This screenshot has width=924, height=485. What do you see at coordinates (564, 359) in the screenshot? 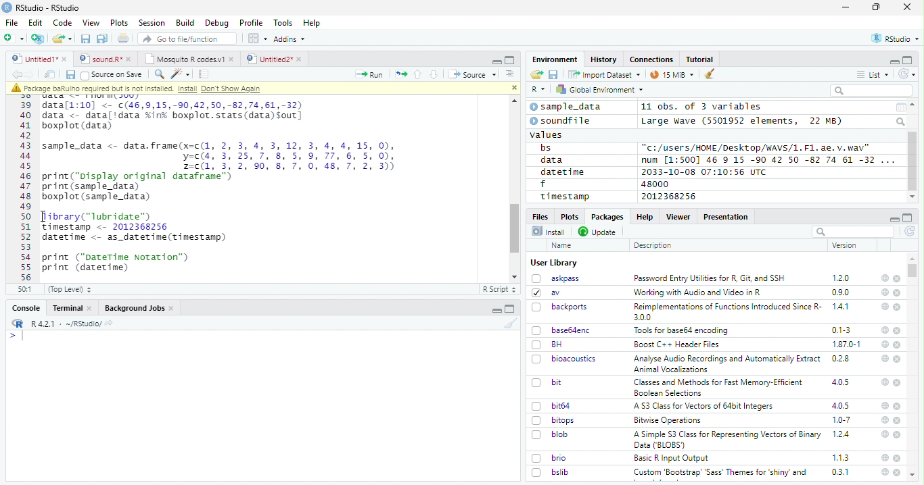
I see `bioacoustics` at bounding box center [564, 359].